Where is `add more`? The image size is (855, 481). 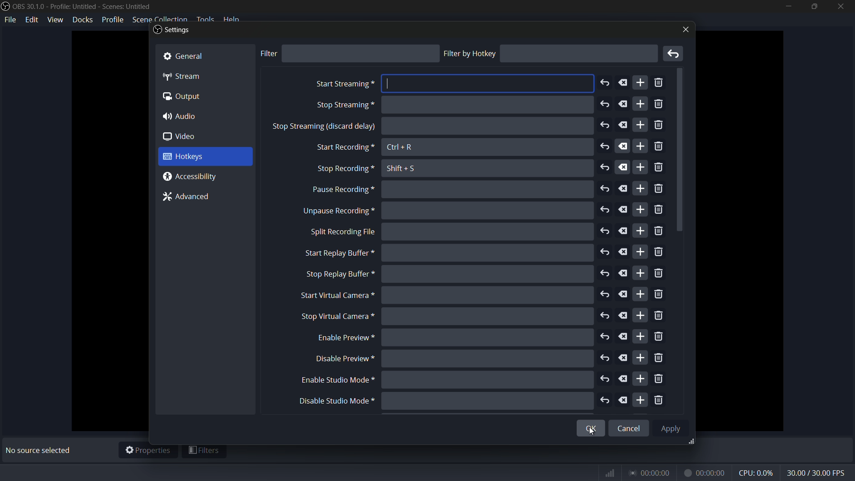
add more is located at coordinates (642, 294).